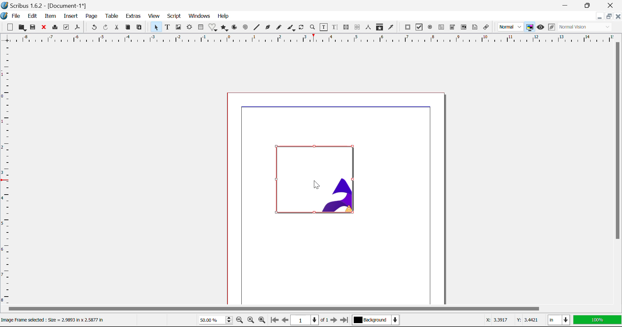 This screenshot has height=327, width=622. Describe the element at coordinates (190, 28) in the screenshot. I see `Render Frame` at that location.